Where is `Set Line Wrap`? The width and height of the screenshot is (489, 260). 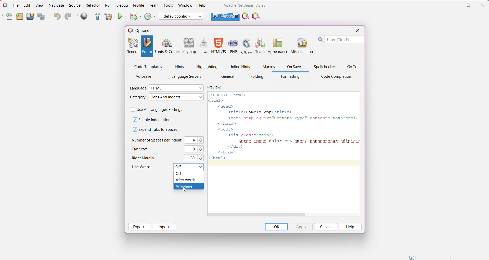
Set Line Wrap is located at coordinates (188, 166).